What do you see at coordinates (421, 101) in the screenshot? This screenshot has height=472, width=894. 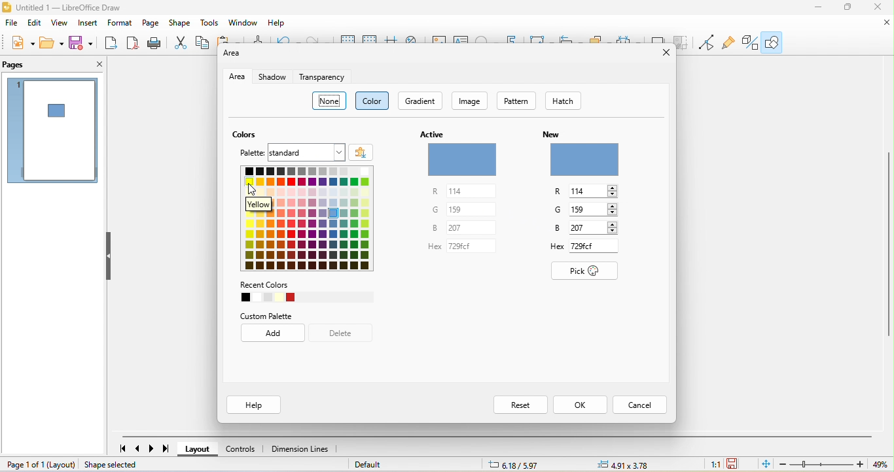 I see `gradient` at bounding box center [421, 101].